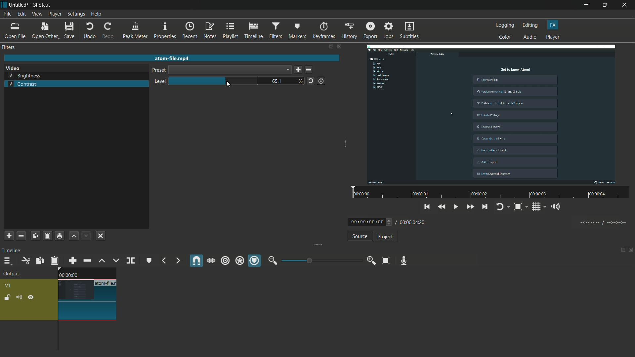 The width and height of the screenshot is (635, 357). I want to click on help menu, so click(96, 15).